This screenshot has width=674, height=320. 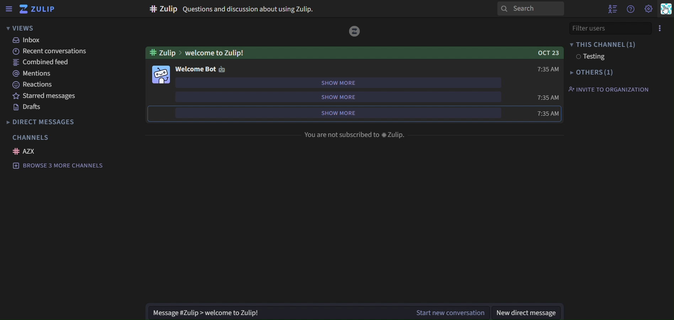 I want to click on new direct message, so click(x=525, y=311).